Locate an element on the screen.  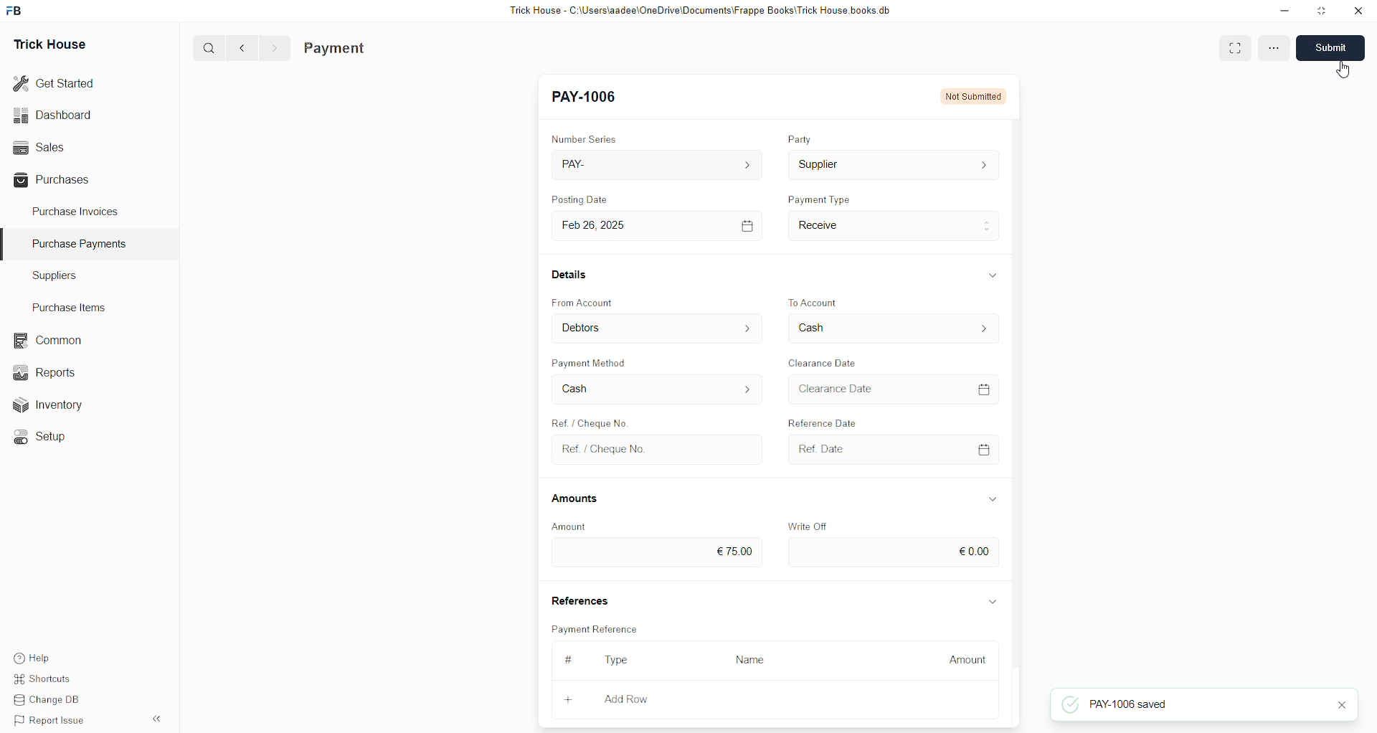
close is located at coordinates (1340, 706).